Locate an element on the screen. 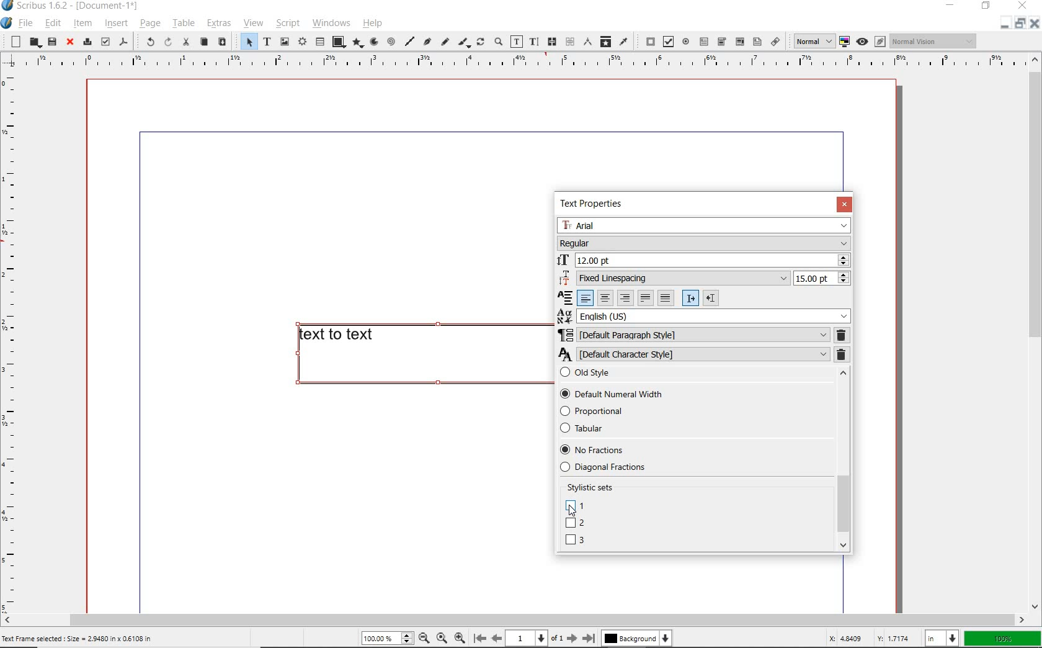 This screenshot has width=1042, height=648. Previous page is located at coordinates (495, 638).